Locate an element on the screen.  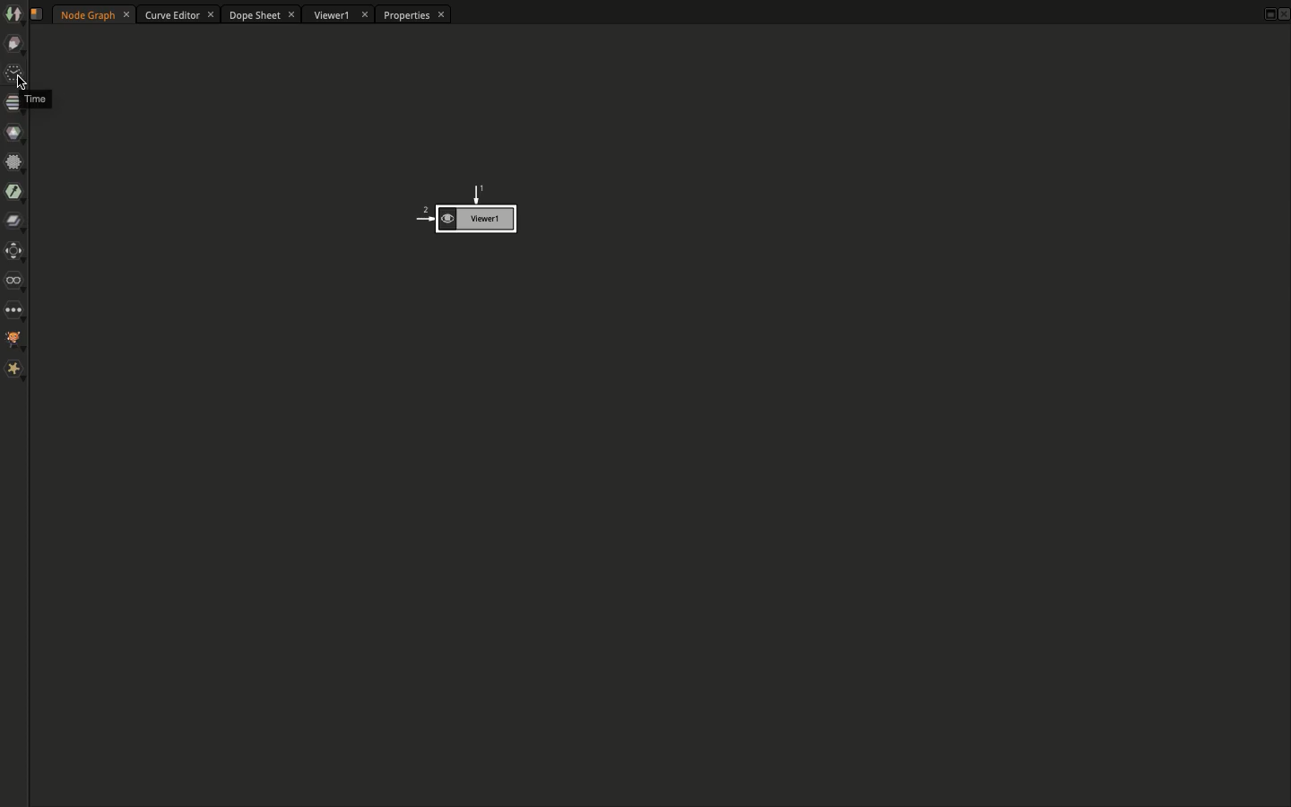
Curve editor is located at coordinates (179, 15).